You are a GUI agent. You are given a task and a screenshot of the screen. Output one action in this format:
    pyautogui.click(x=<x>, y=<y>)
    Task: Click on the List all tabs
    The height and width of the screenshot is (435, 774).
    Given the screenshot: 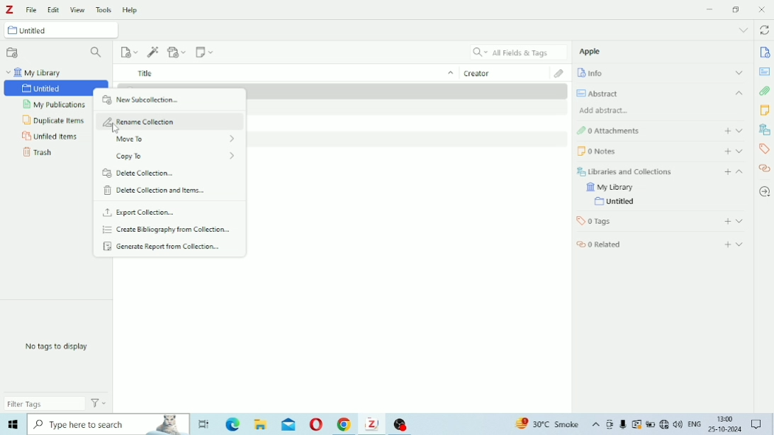 What is the action you would take?
    pyautogui.click(x=744, y=29)
    